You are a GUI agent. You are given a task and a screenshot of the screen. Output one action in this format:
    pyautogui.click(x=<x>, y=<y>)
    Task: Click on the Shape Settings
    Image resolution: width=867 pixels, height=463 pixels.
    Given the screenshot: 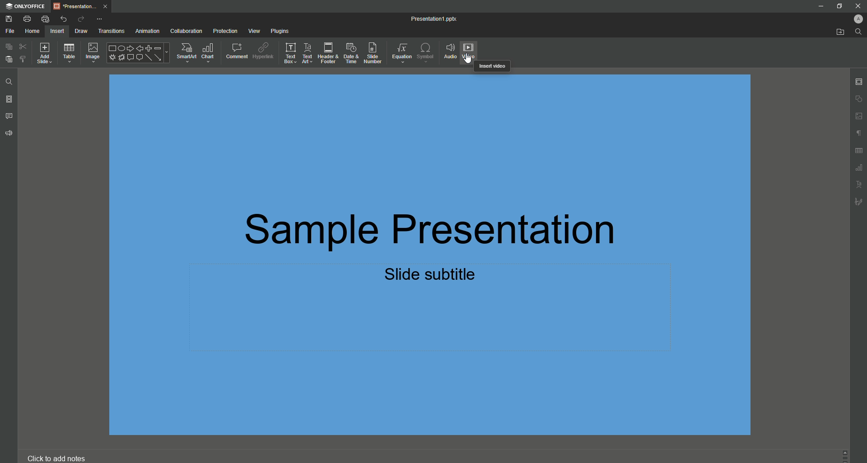 What is the action you would take?
    pyautogui.click(x=858, y=99)
    